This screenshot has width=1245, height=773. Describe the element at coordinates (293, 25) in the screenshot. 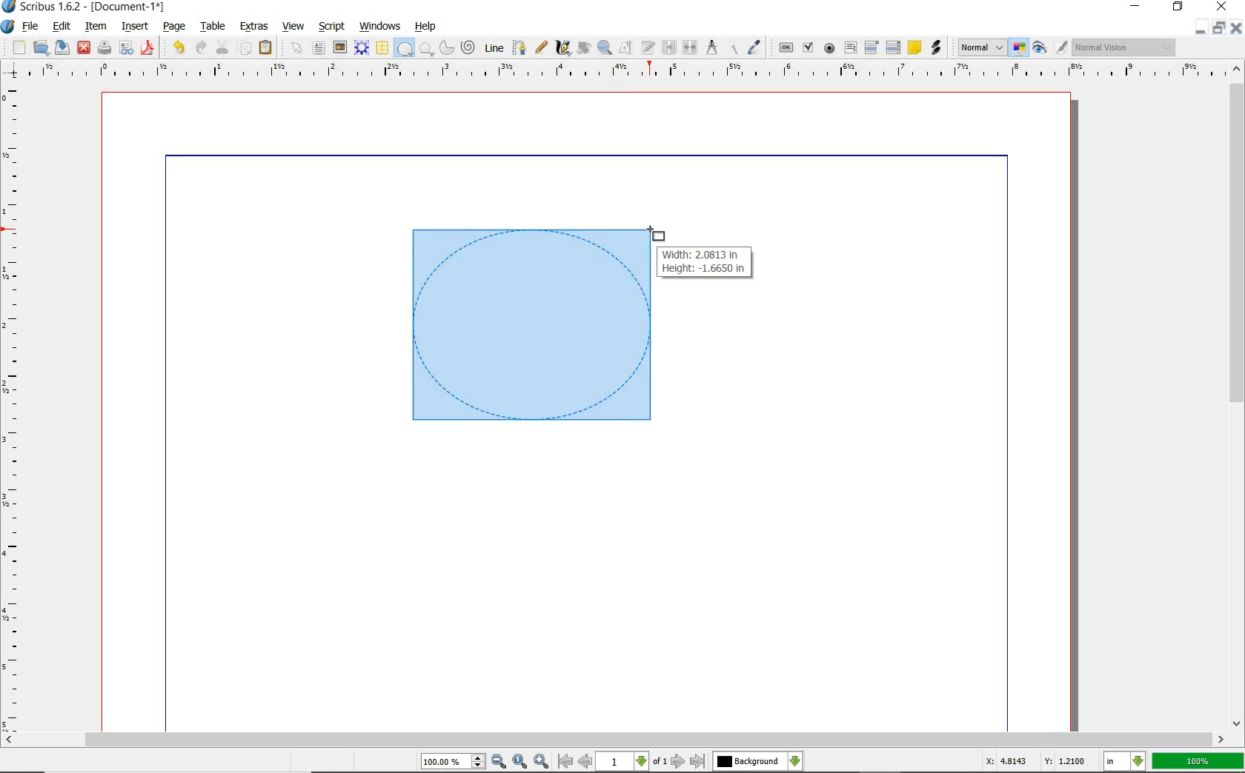

I see `VIEW` at that location.